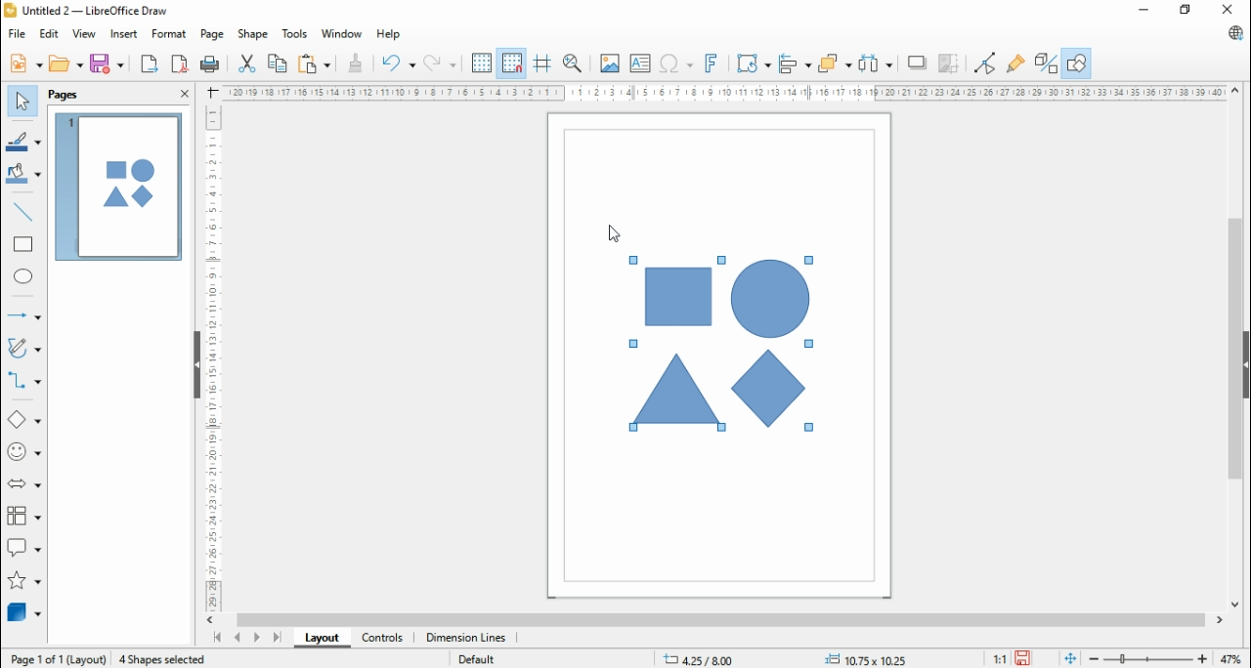  I want to click on redo, so click(442, 63).